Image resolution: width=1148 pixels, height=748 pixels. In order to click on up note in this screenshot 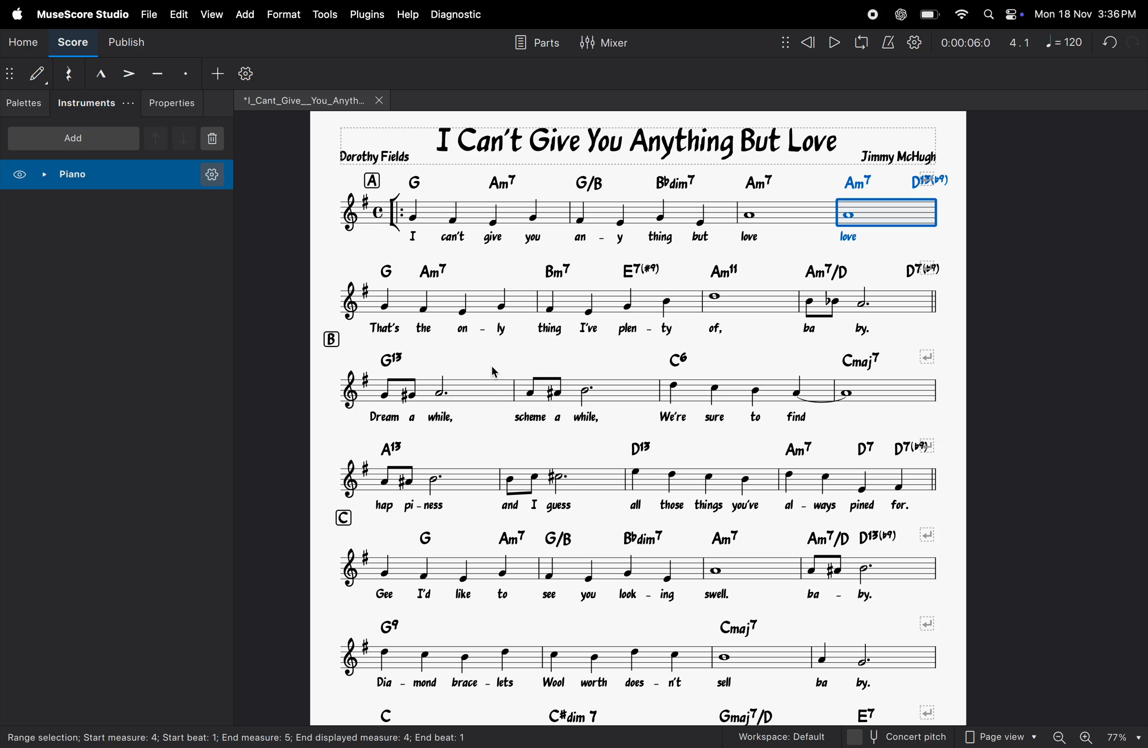, I will do `click(156, 139)`.